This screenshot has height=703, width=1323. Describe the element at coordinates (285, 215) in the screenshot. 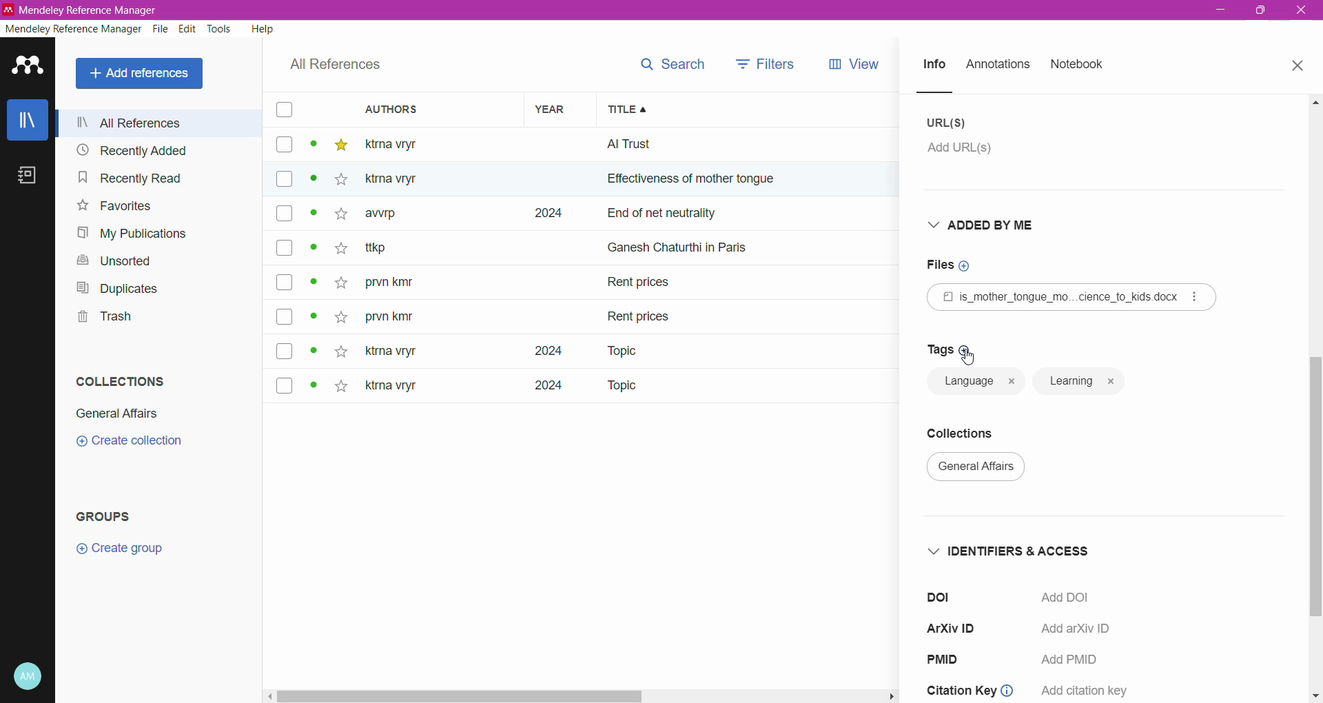

I see `box` at that location.